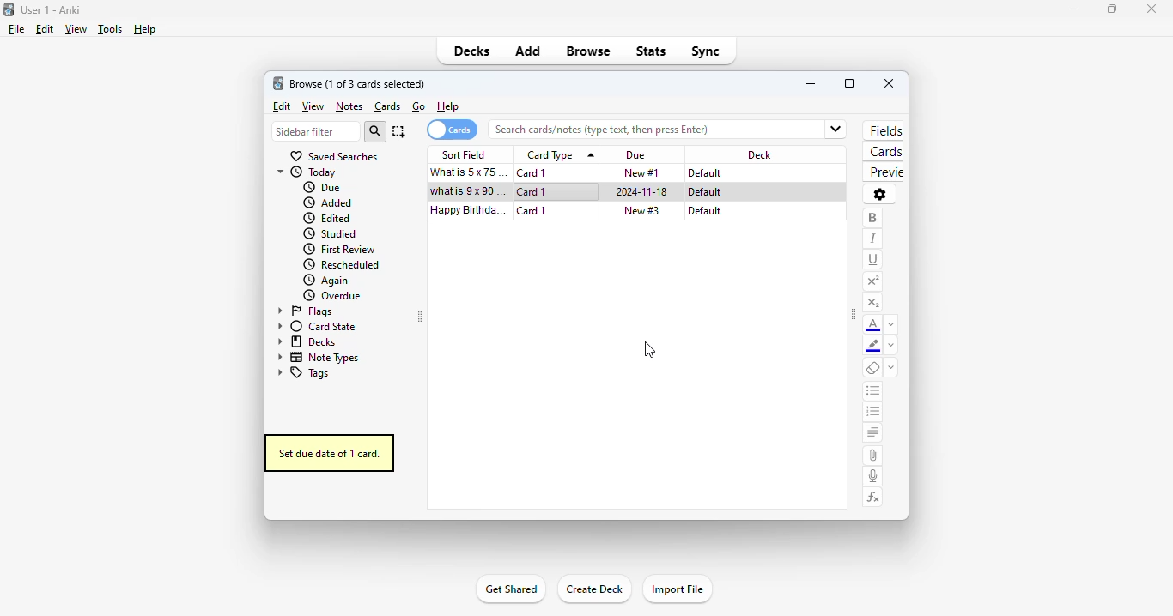  I want to click on note types, so click(316, 358).